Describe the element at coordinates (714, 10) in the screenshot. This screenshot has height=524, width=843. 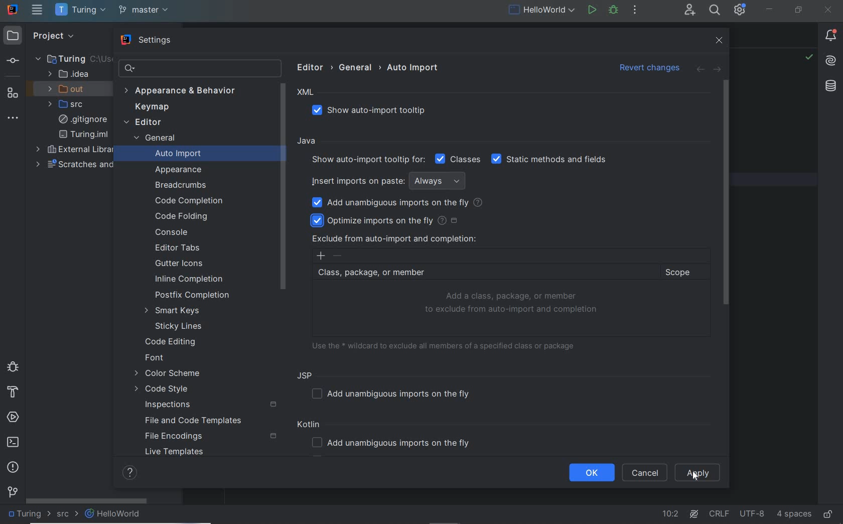
I see `SEARCH` at that location.